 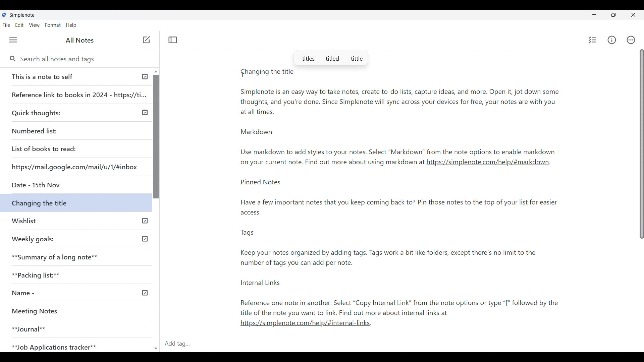 I want to click on View menu , so click(x=35, y=25).